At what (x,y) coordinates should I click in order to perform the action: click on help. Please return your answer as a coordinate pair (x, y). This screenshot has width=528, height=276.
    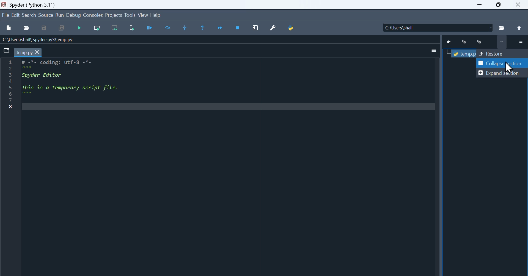
    Looking at the image, I should click on (155, 15).